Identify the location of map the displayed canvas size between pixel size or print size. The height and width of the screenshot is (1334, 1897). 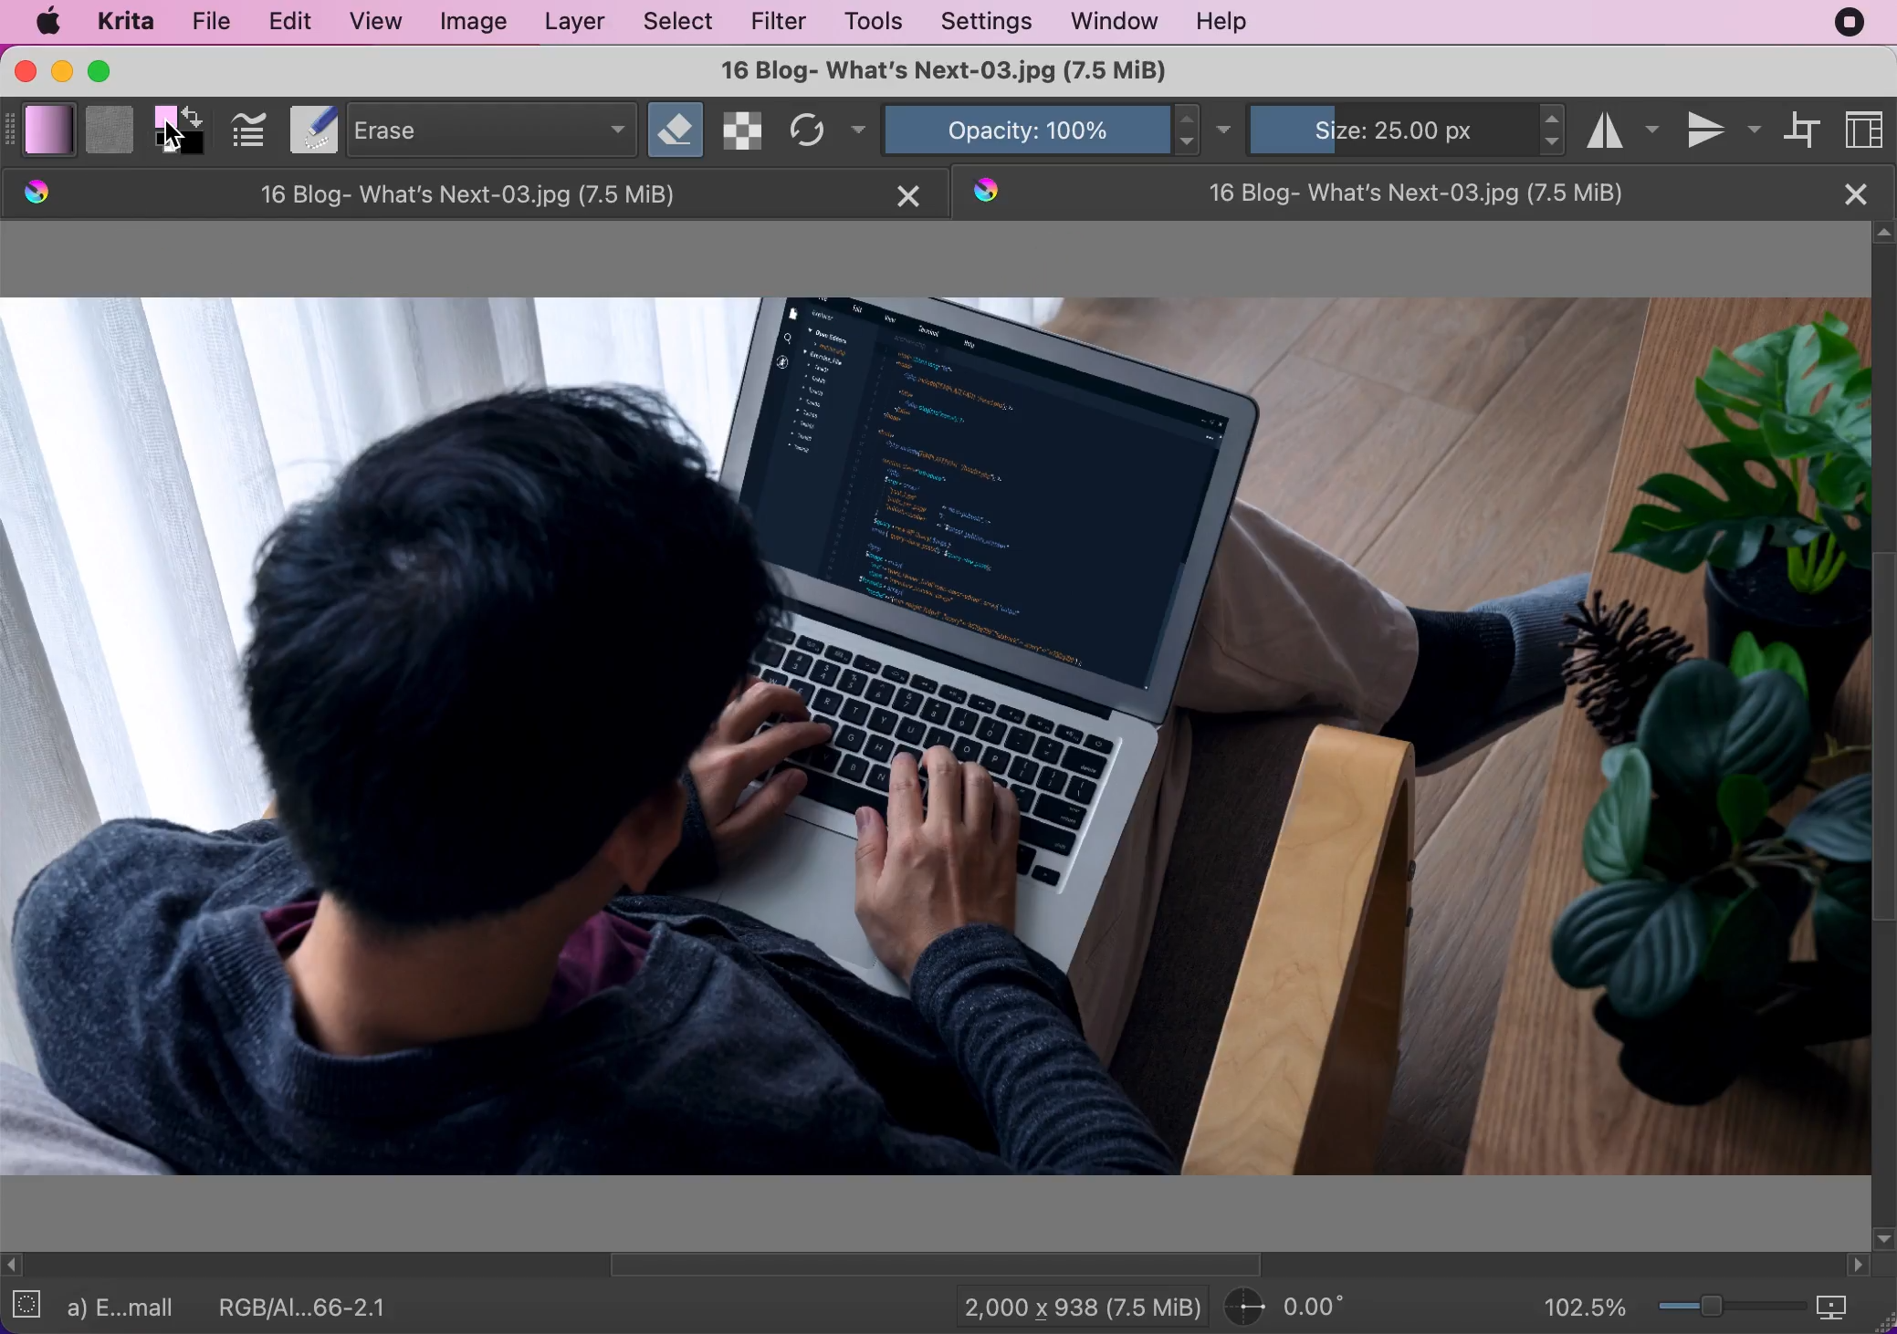
(1841, 1307).